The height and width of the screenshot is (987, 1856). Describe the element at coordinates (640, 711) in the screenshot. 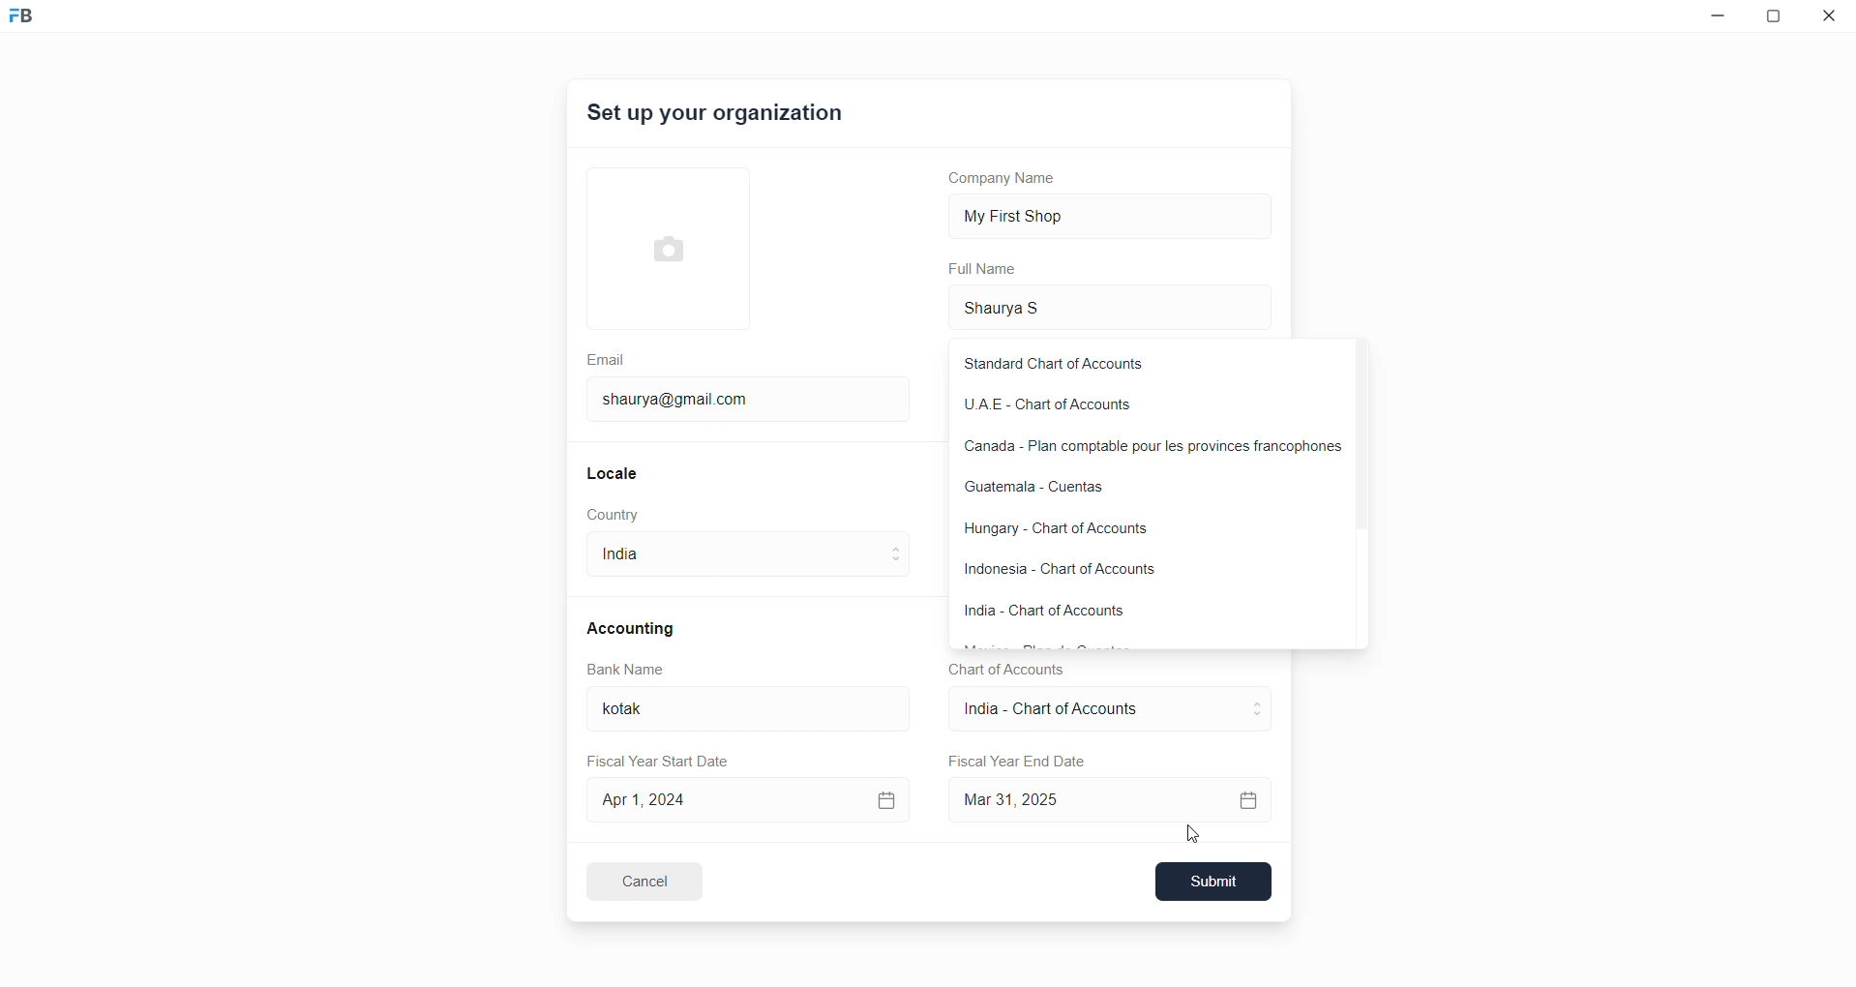

I see `kotak` at that location.